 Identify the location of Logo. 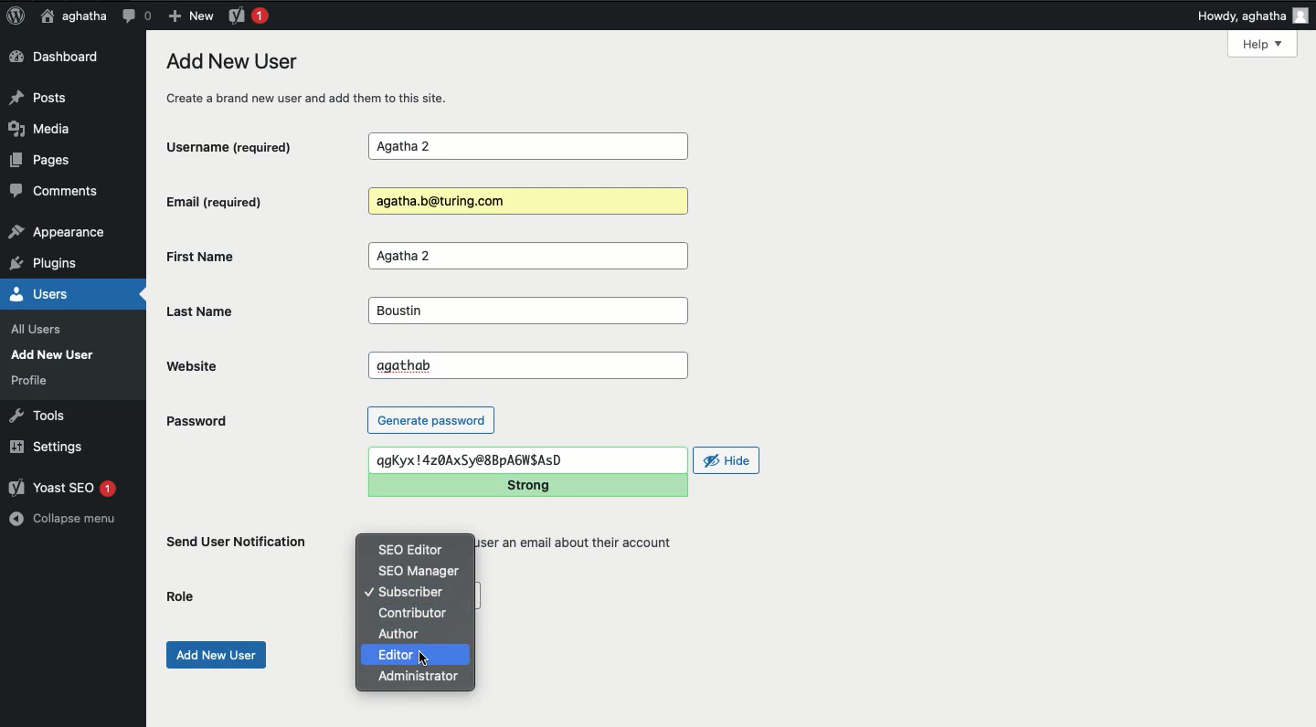
(16, 16).